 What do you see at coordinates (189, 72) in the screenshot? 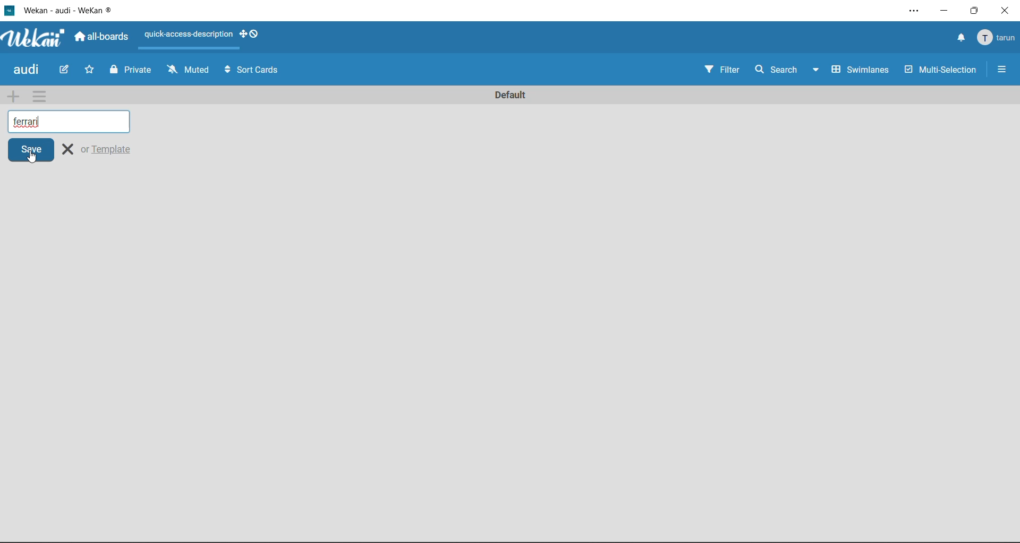
I see `muted` at bounding box center [189, 72].